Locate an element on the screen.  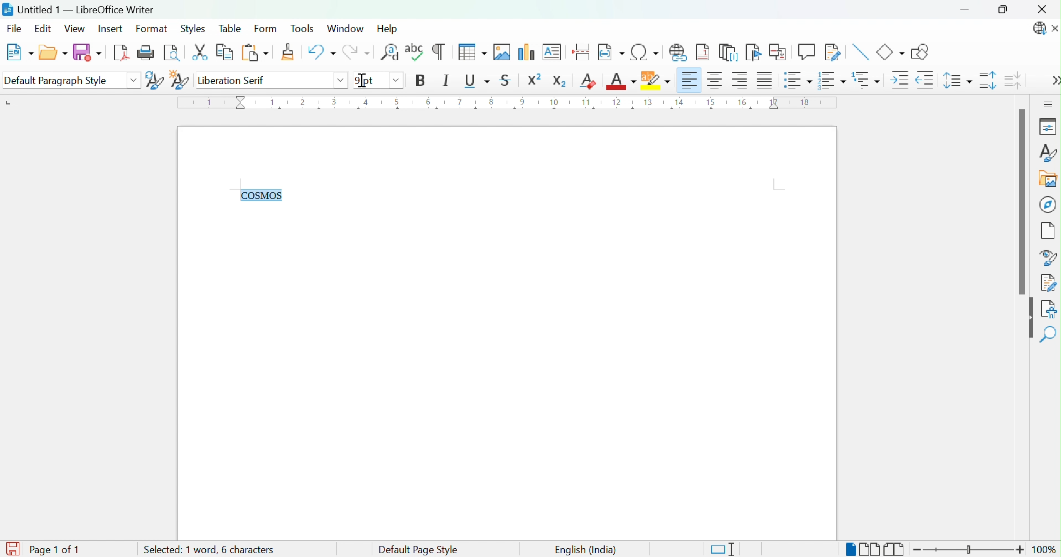
Default Paragraph Style is located at coordinates (60, 80).